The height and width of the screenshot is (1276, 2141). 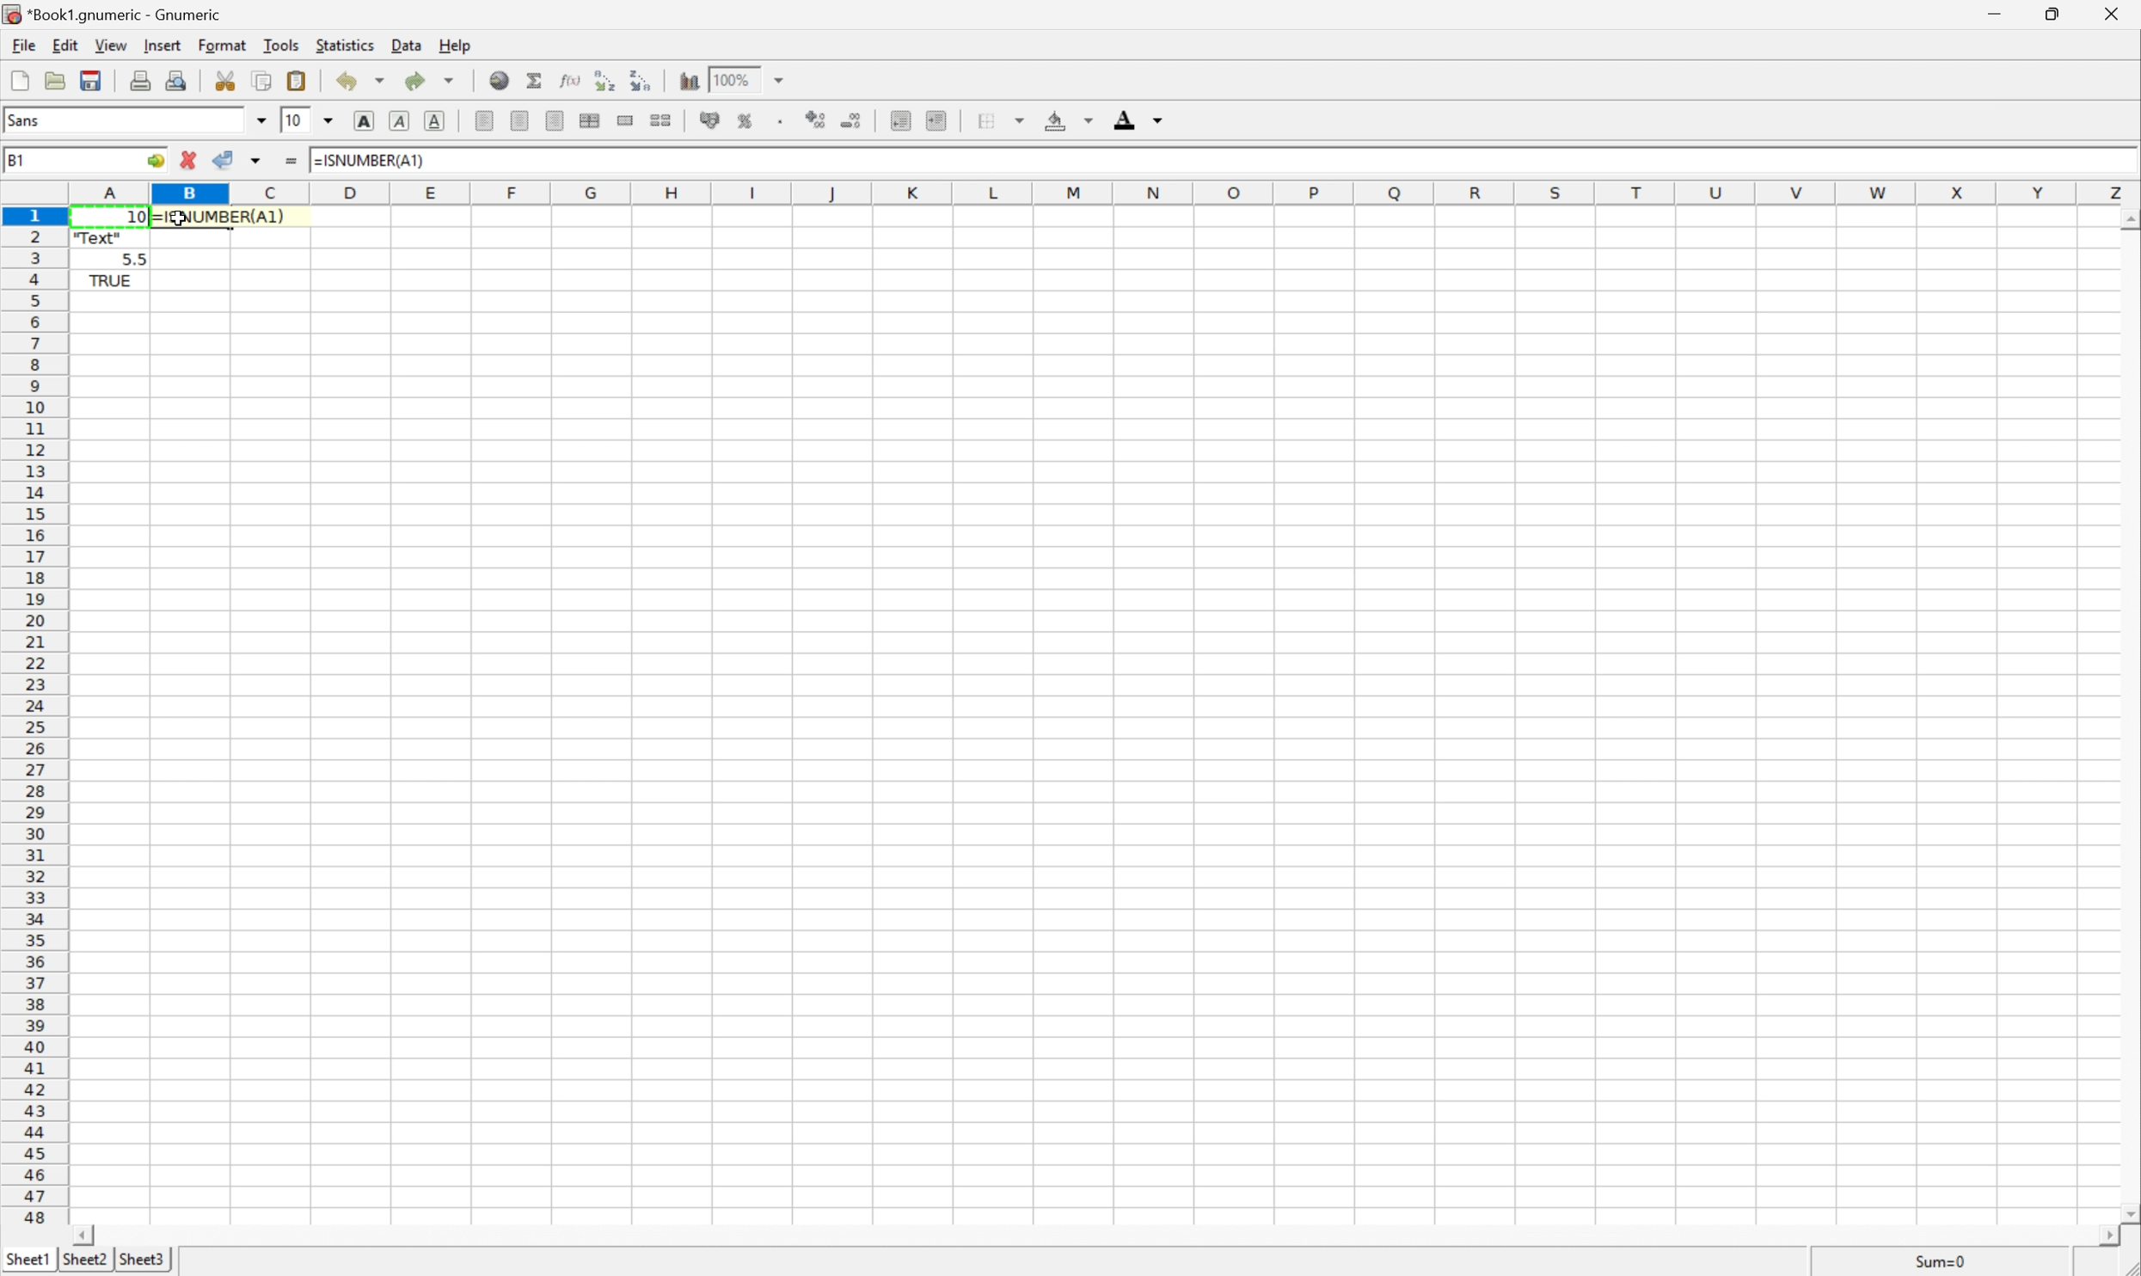 I want to click on Split Ranges of merged cells, so click(x=659, y=120).